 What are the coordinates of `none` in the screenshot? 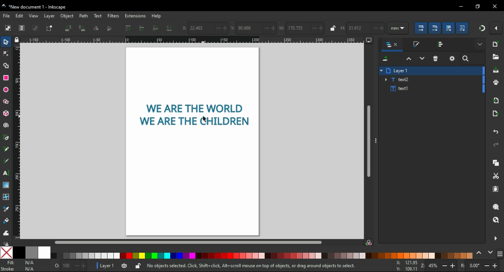 It's located at (6, 253).